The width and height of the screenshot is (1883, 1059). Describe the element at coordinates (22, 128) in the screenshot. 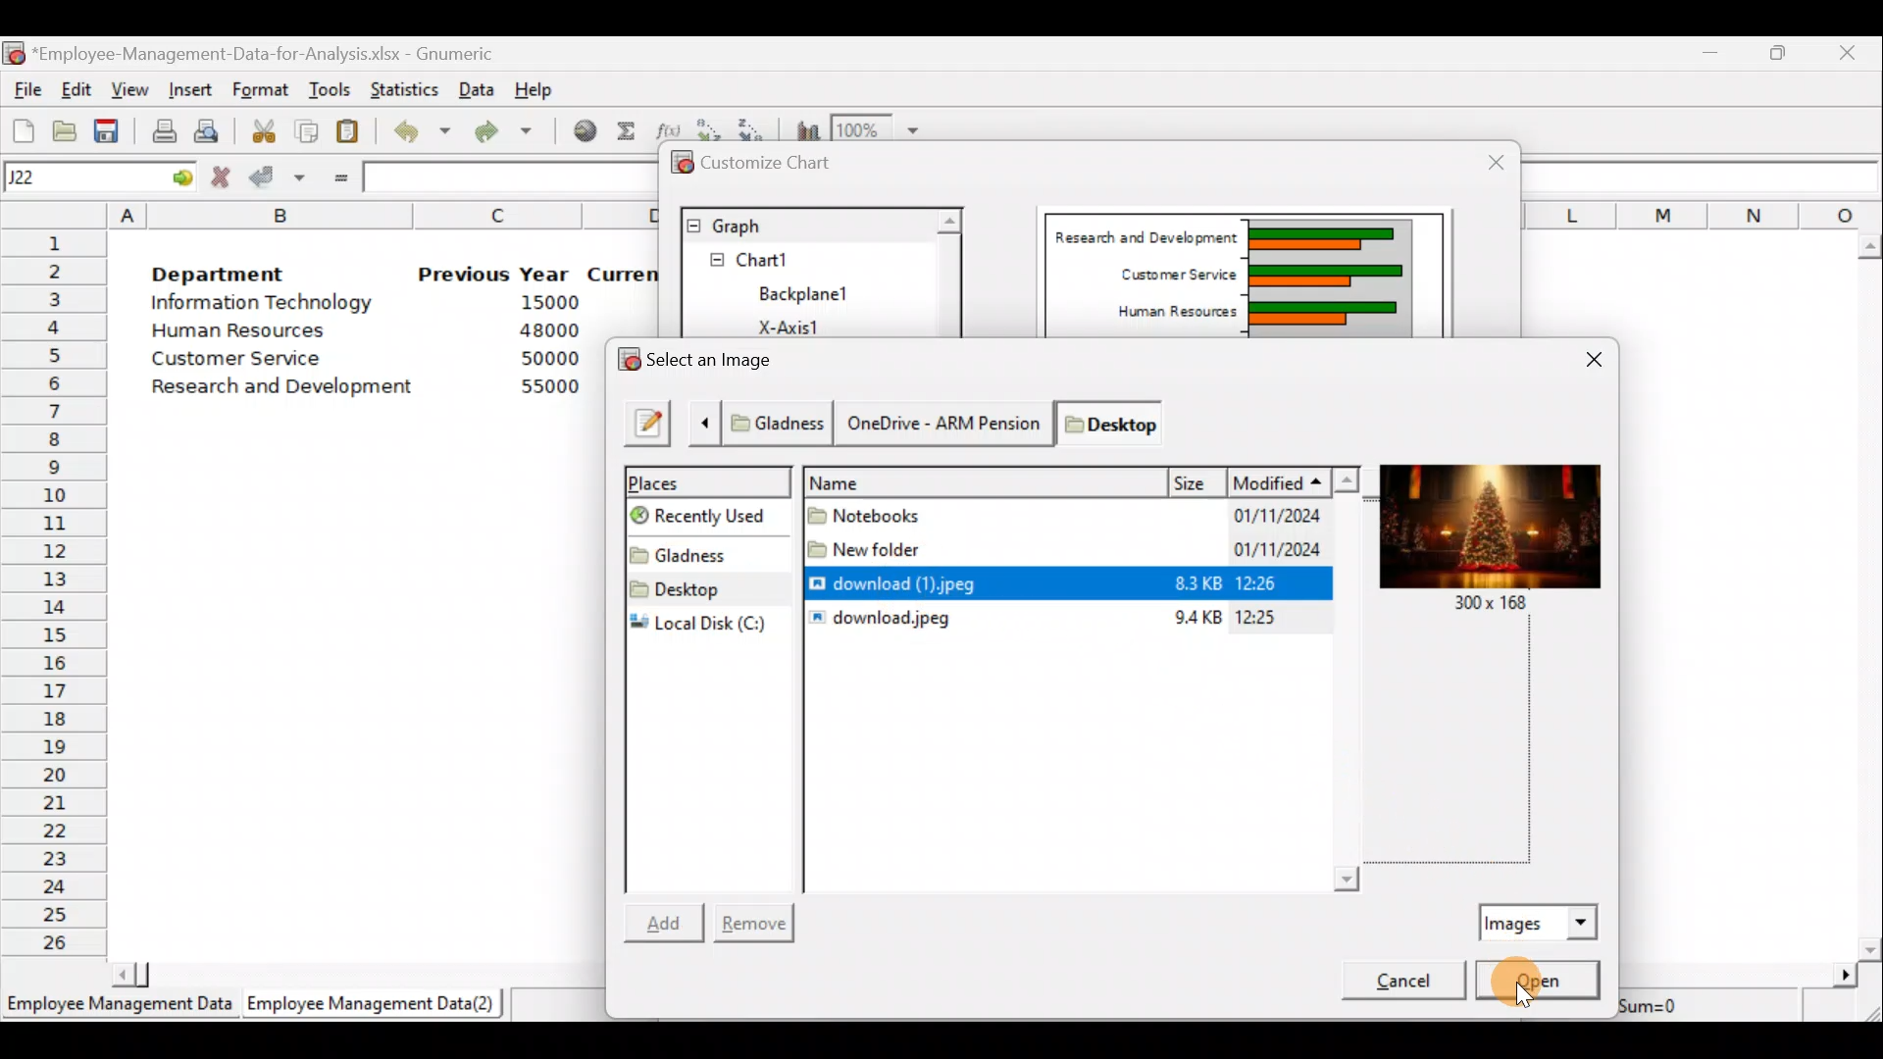

I see `Create a new workbook` at that location.